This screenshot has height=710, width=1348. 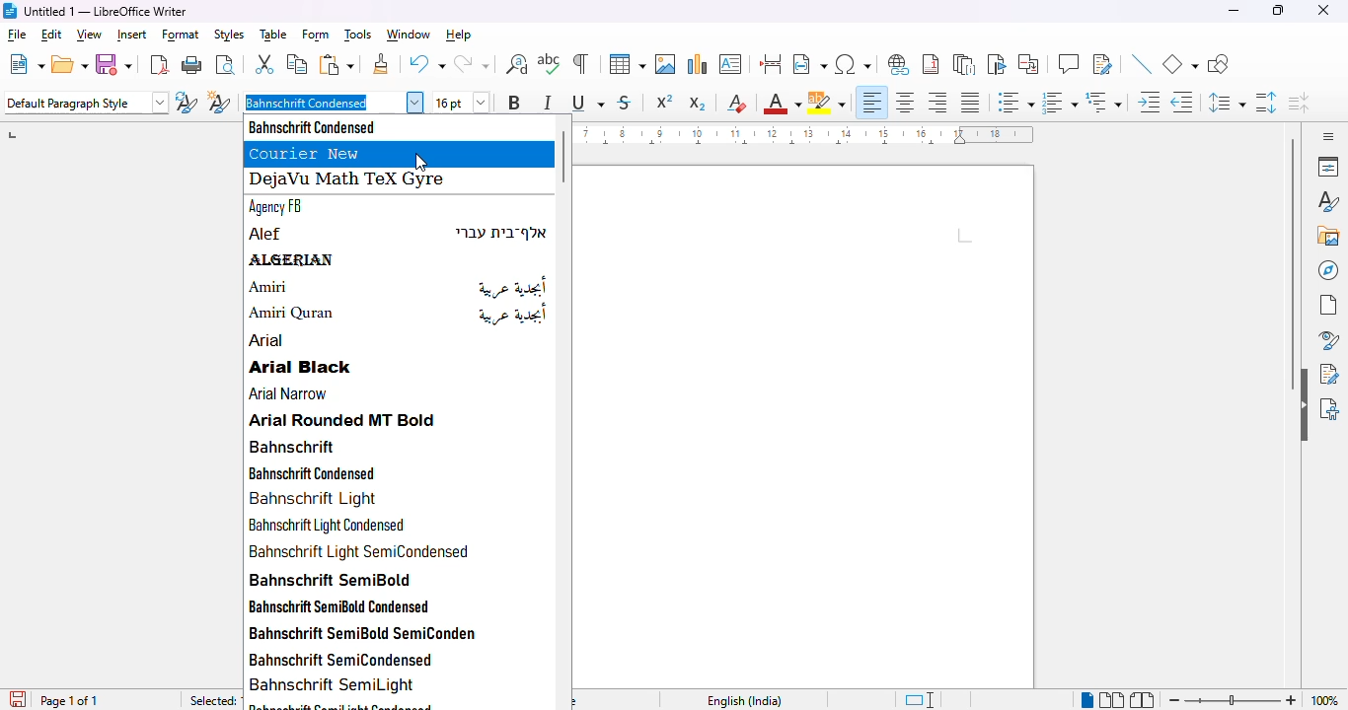 I want to click on insert comment, so click(x=1069, y=64).